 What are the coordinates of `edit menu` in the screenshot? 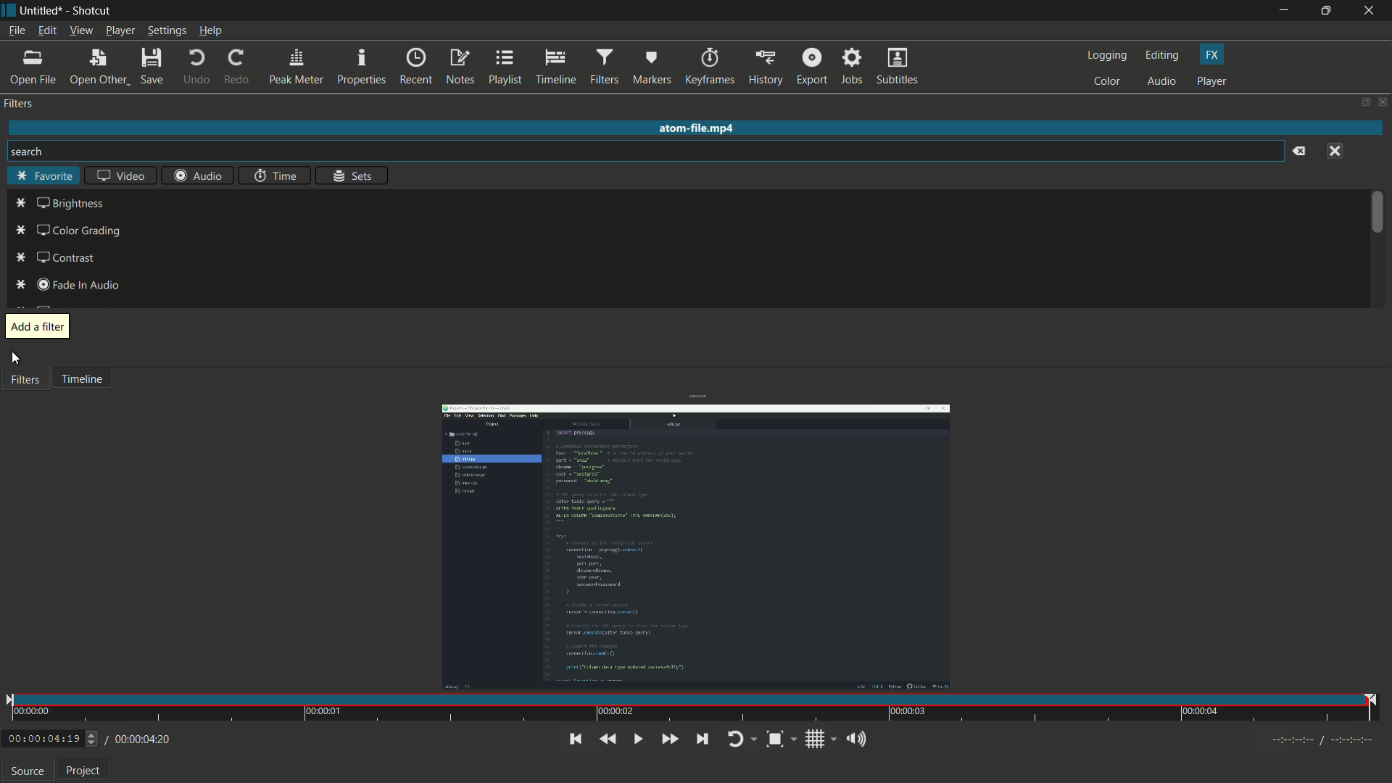 It's located at (46, 30).